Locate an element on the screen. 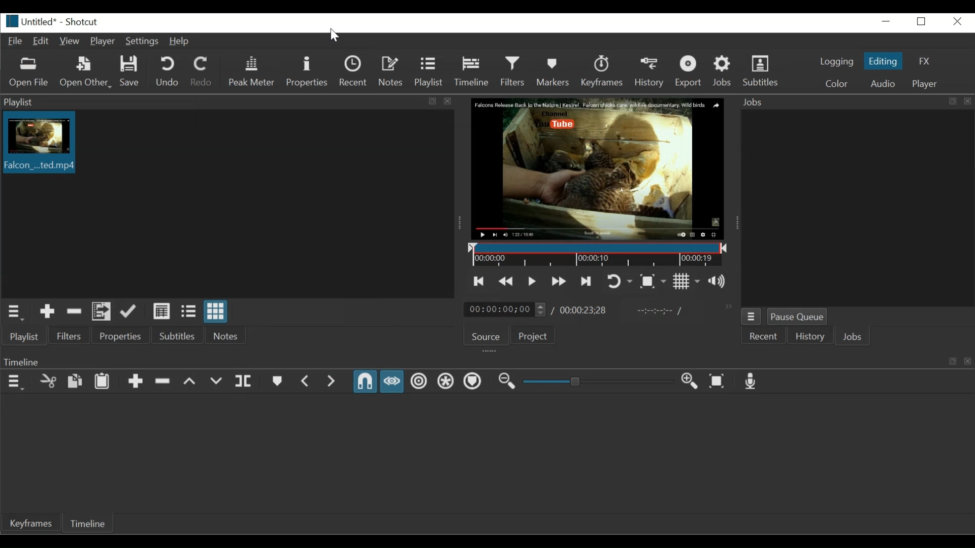 The width and height of the screenshot is (975, 548). Timeline is located at coordinates (472, 72).